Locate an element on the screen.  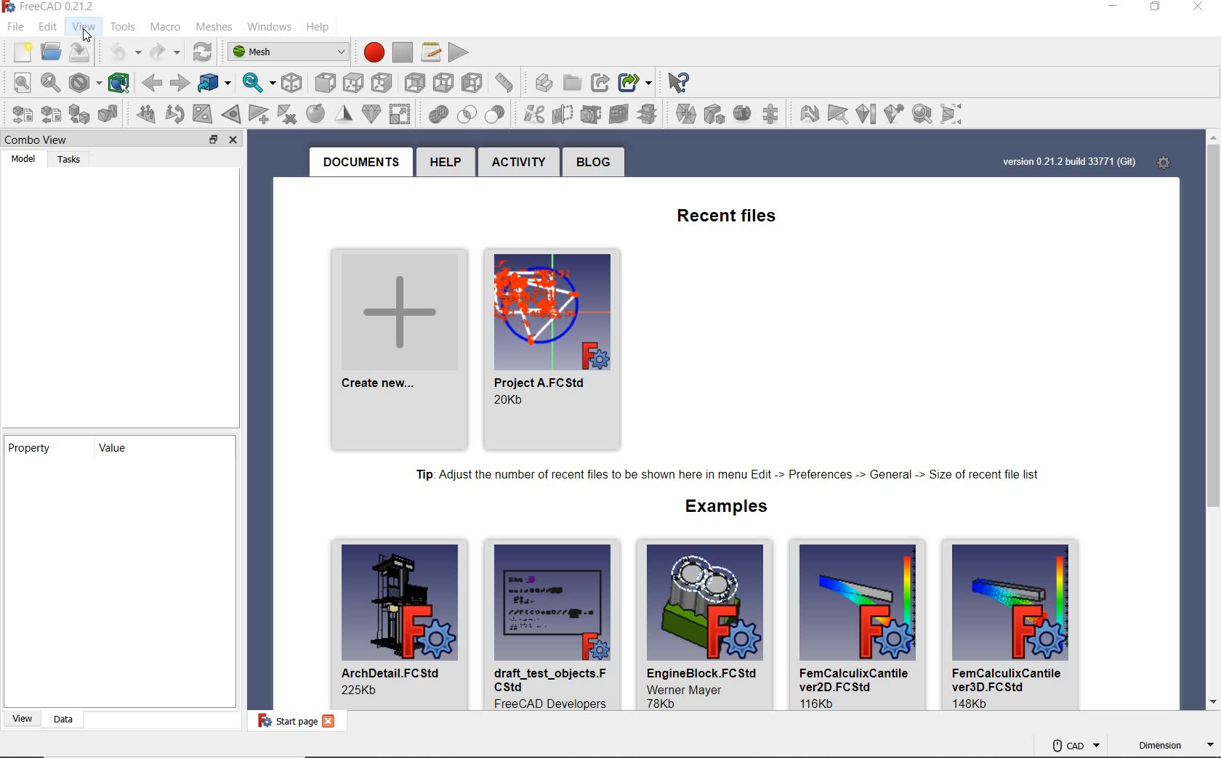
record macros is located at coordinates (373, 49).